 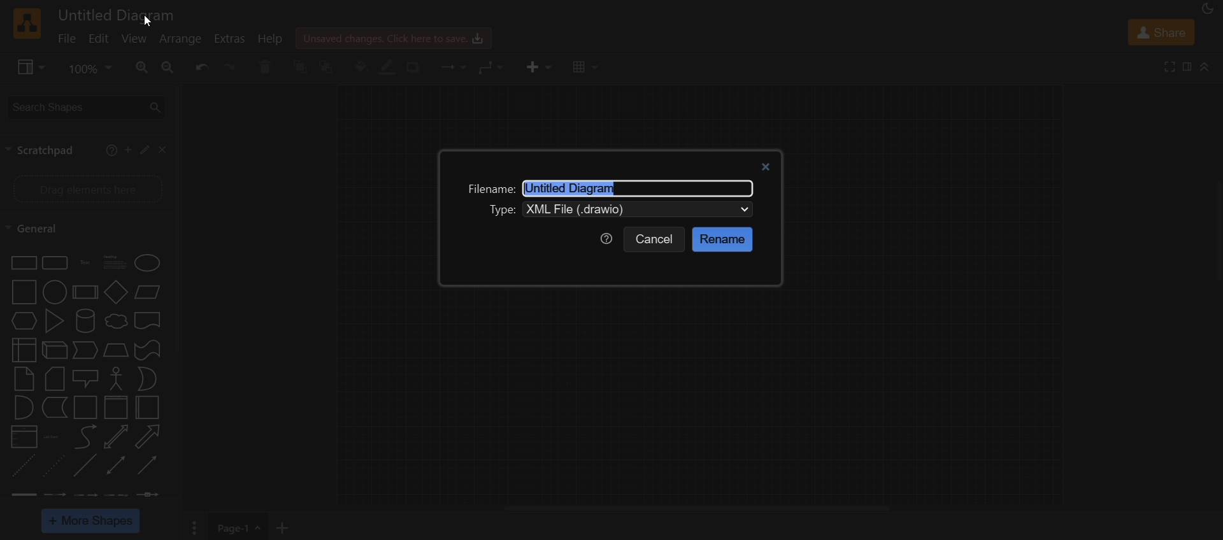 What do you see at coordinates (583, 68) in the screenshot?
I see `table` at bounding box center [583, 68].